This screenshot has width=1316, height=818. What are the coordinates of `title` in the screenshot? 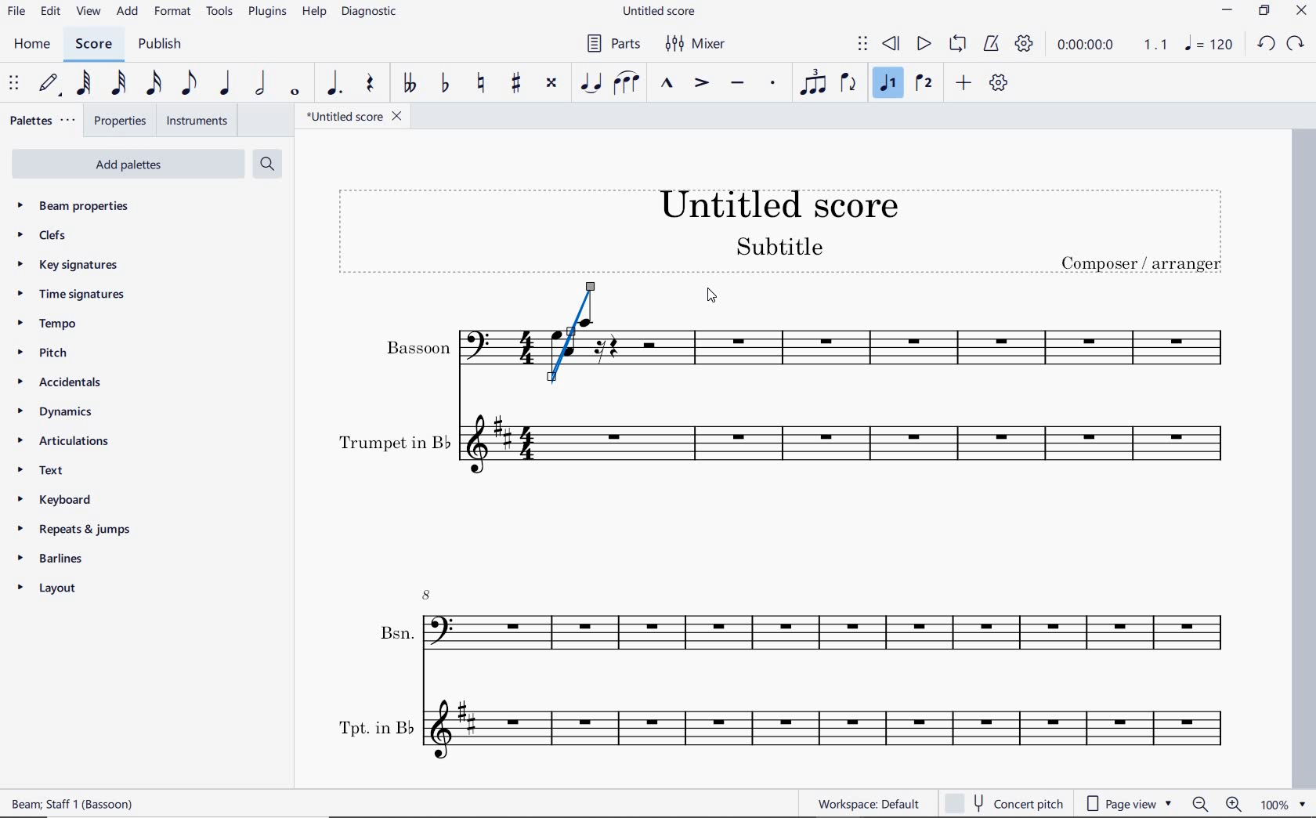 It's located at (786, 226).